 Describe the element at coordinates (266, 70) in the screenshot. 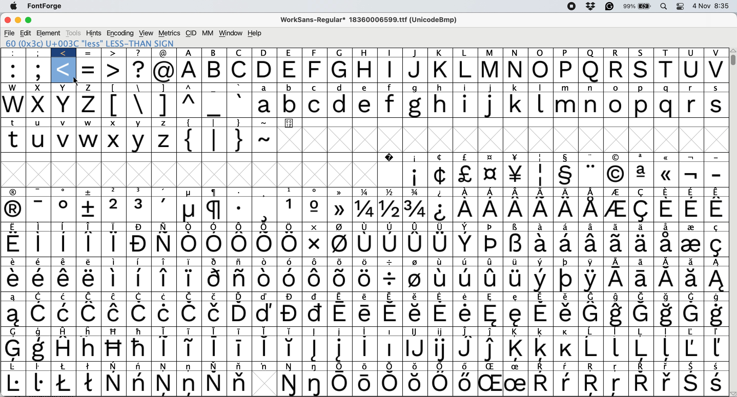

I see `d` at that location.